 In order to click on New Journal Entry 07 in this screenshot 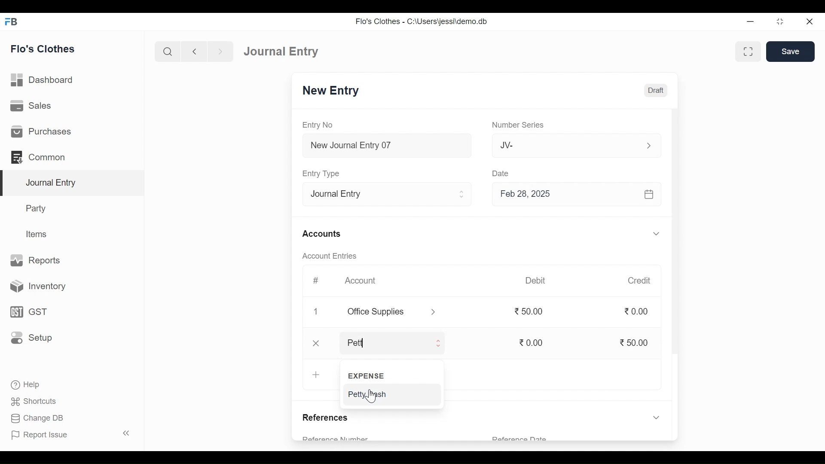, I will do `click(388, 147)`.